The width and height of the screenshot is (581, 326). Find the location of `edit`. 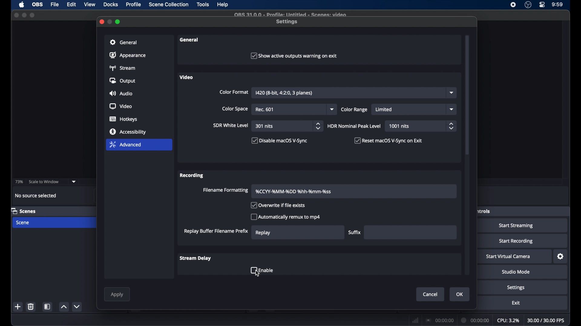

edit is located at coordinates (71, 5).